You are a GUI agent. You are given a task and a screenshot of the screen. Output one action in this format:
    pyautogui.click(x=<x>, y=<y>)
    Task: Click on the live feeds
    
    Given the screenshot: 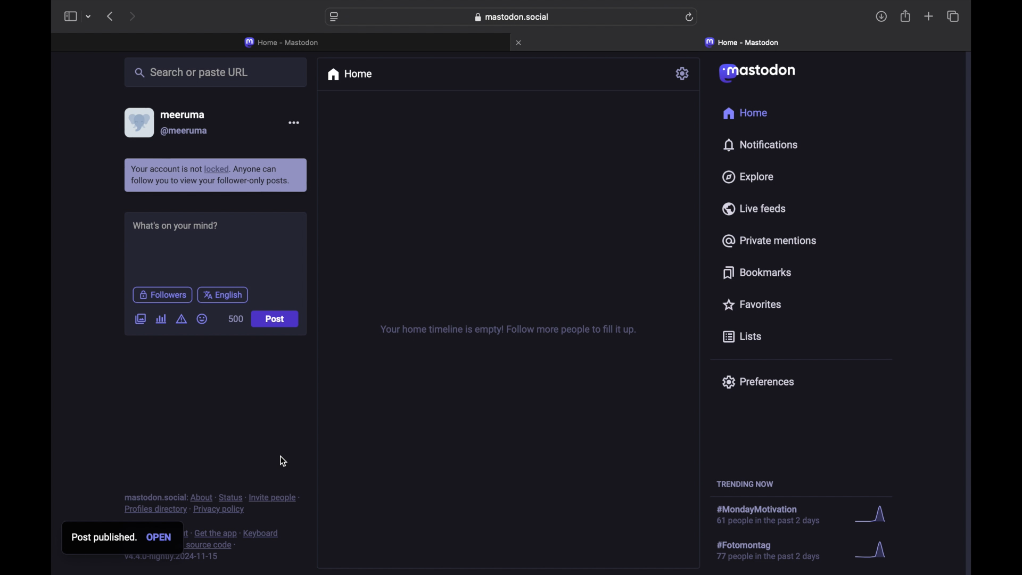 What is the action you would take?
    pyautogui.click(x=754, y=209)
    